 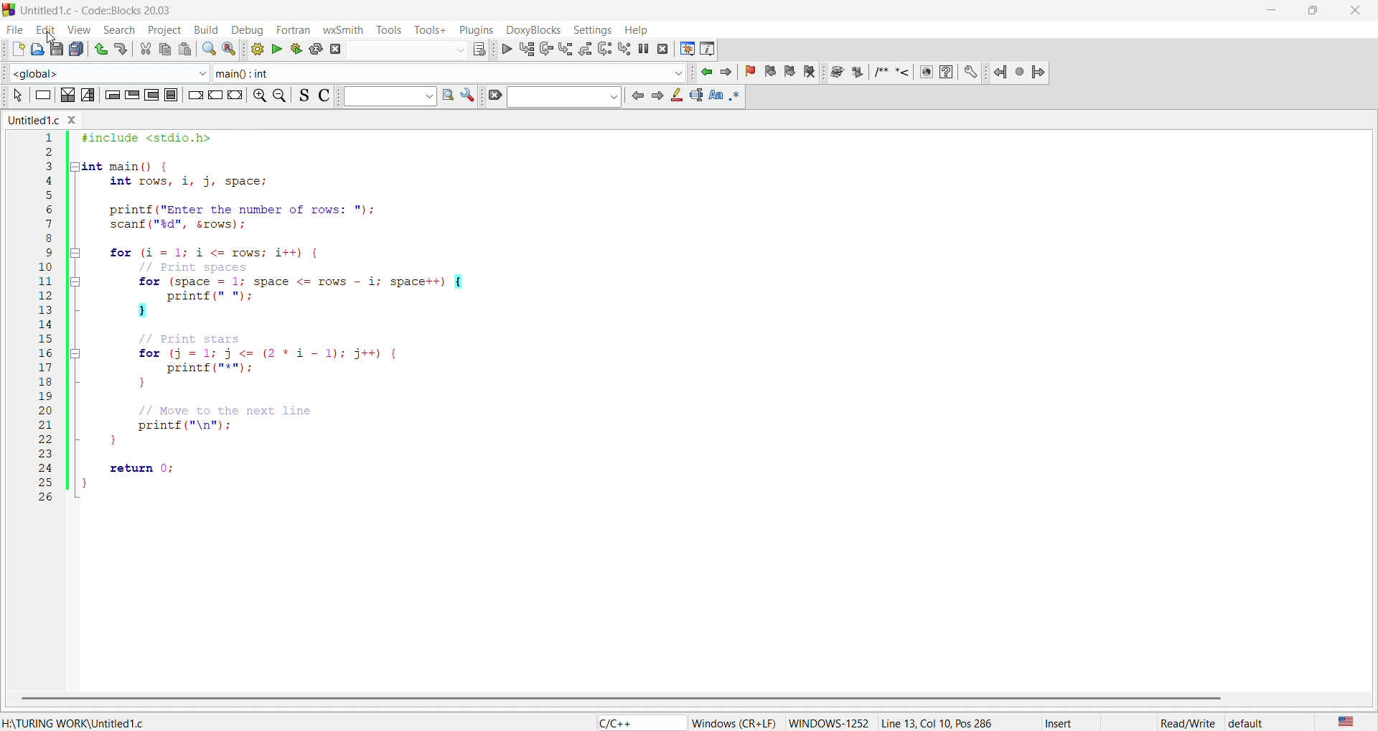 I want to click on maximize/restore, so click(x=1311, y=9).